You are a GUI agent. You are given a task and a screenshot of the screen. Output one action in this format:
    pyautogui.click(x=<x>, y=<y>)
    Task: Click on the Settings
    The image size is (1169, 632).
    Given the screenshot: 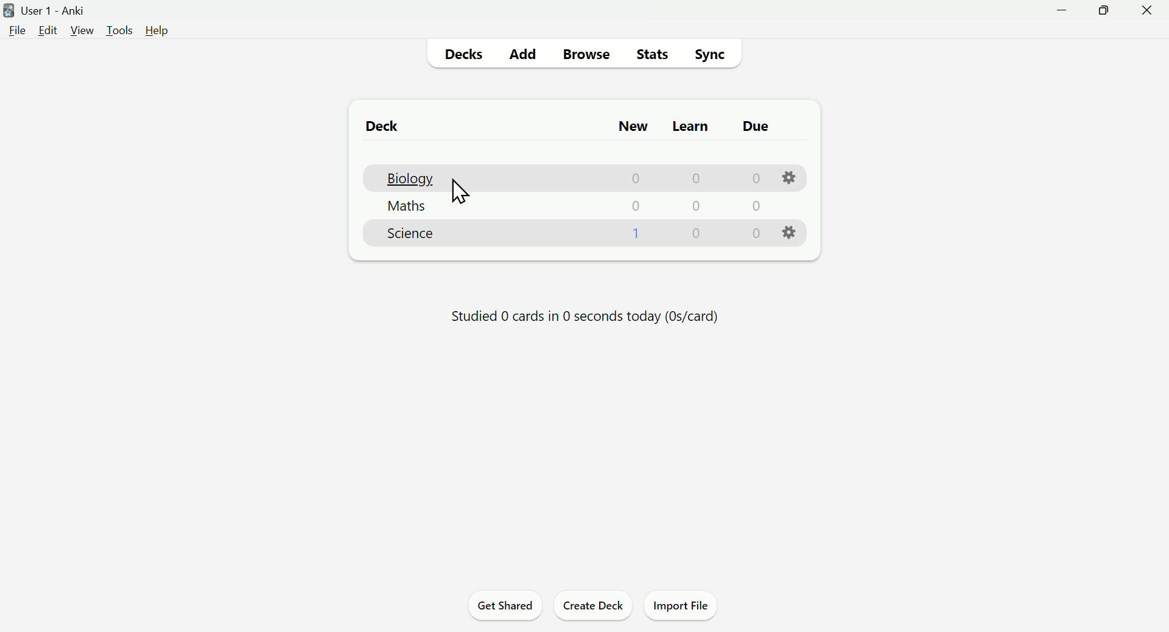 What is the action you would take?
    pyautogui.click(x=788, y=177)
    